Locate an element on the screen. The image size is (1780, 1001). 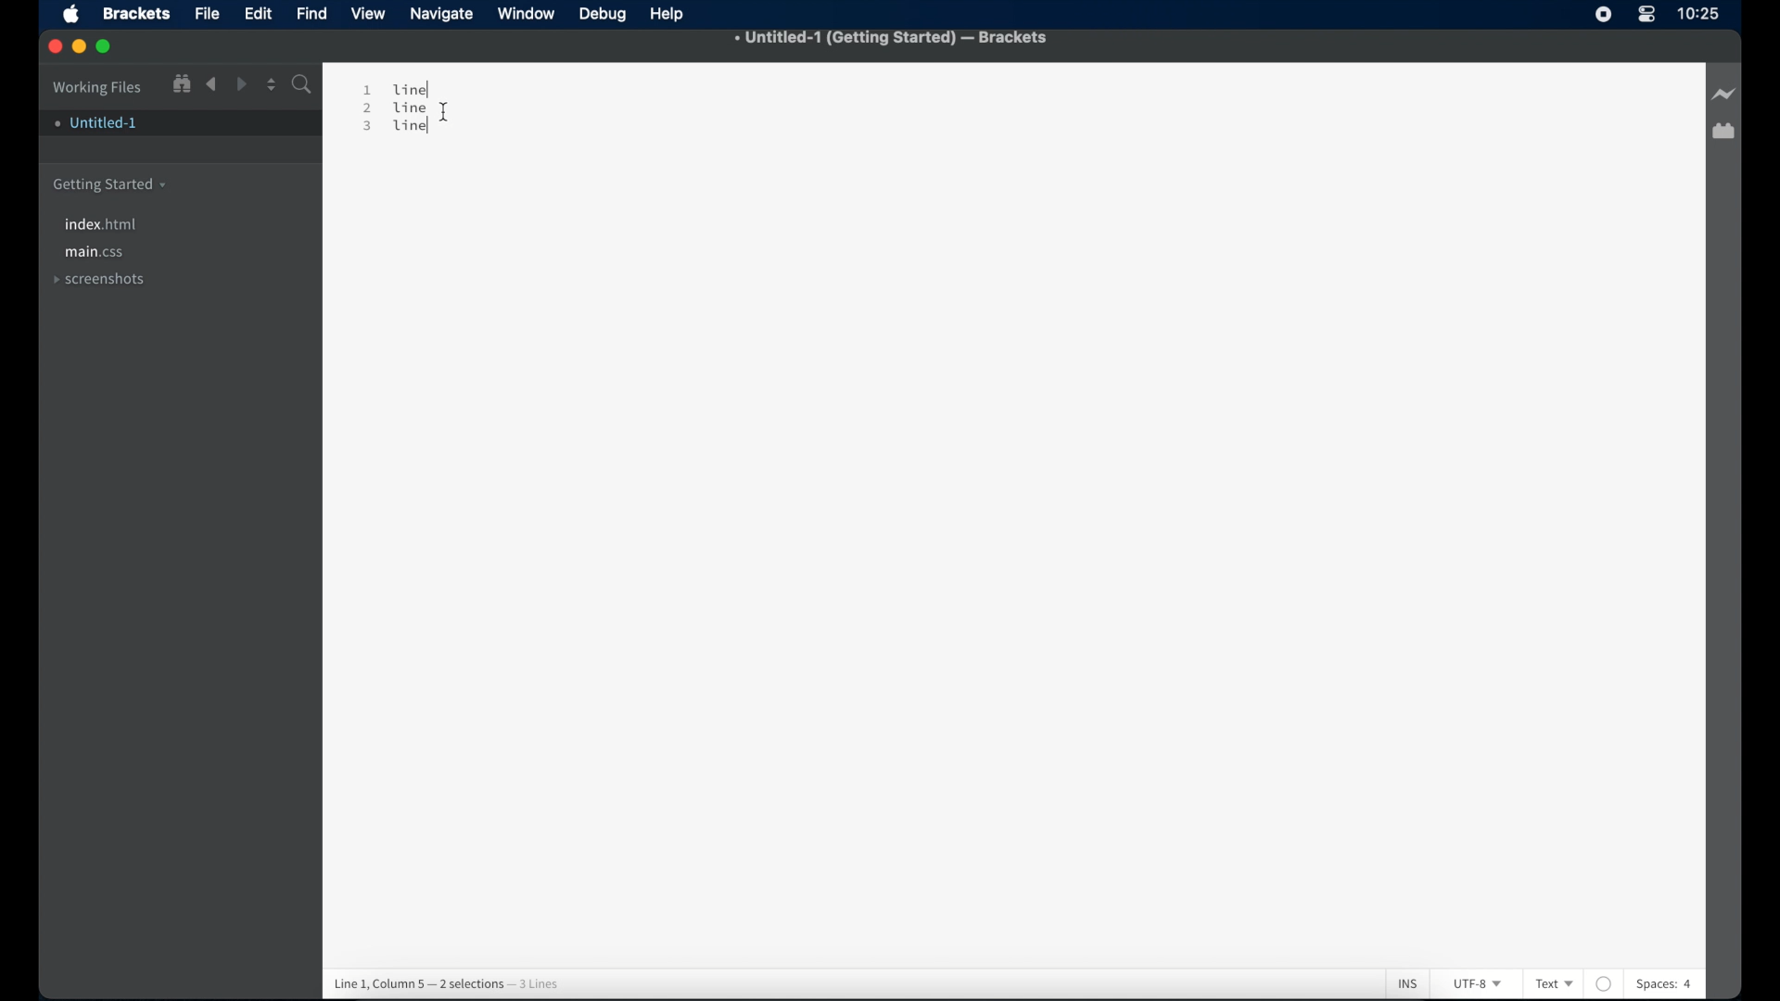
navigate is located at coordinates (443, 15).